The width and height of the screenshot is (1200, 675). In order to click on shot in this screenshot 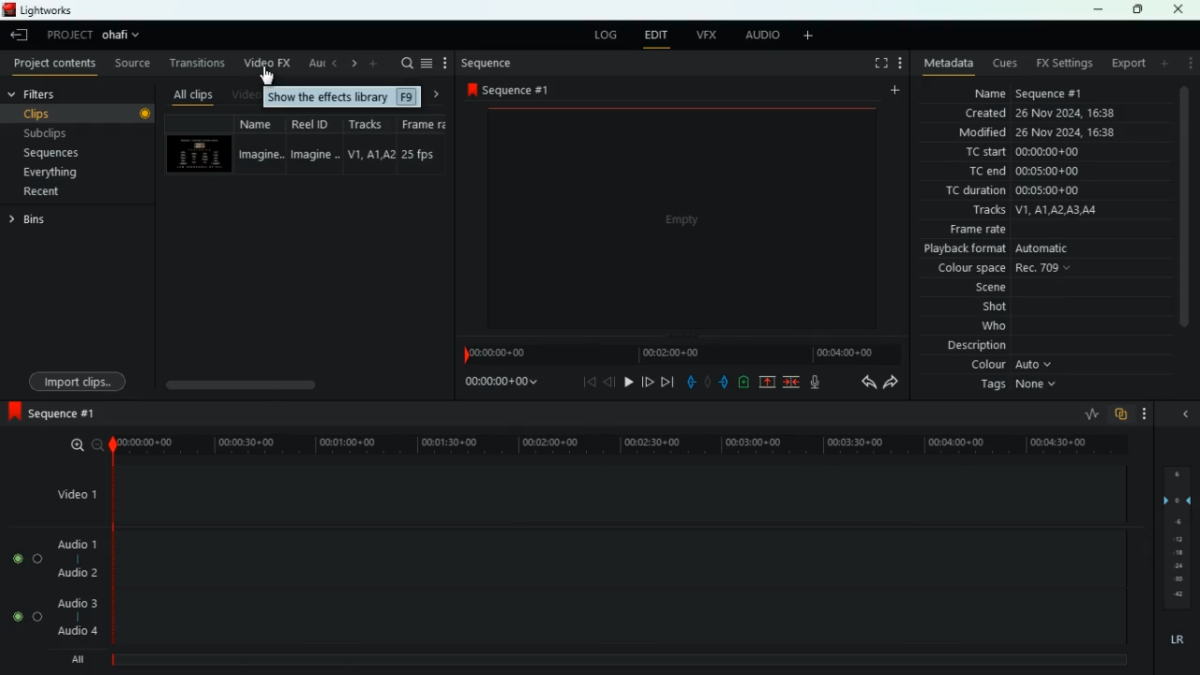, I will do `click(980, 307)`.